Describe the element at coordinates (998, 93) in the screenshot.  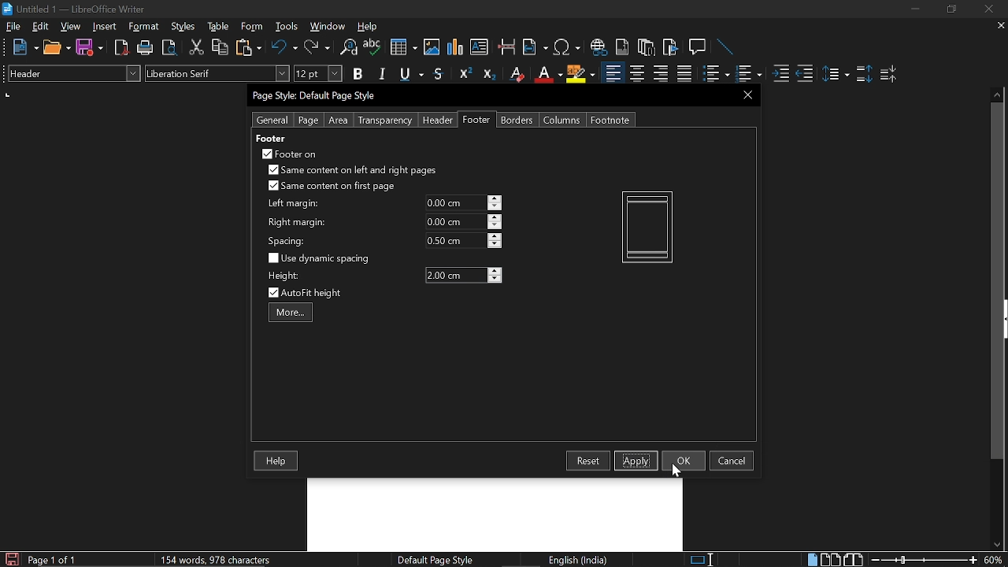
I see `Move up` at that location.